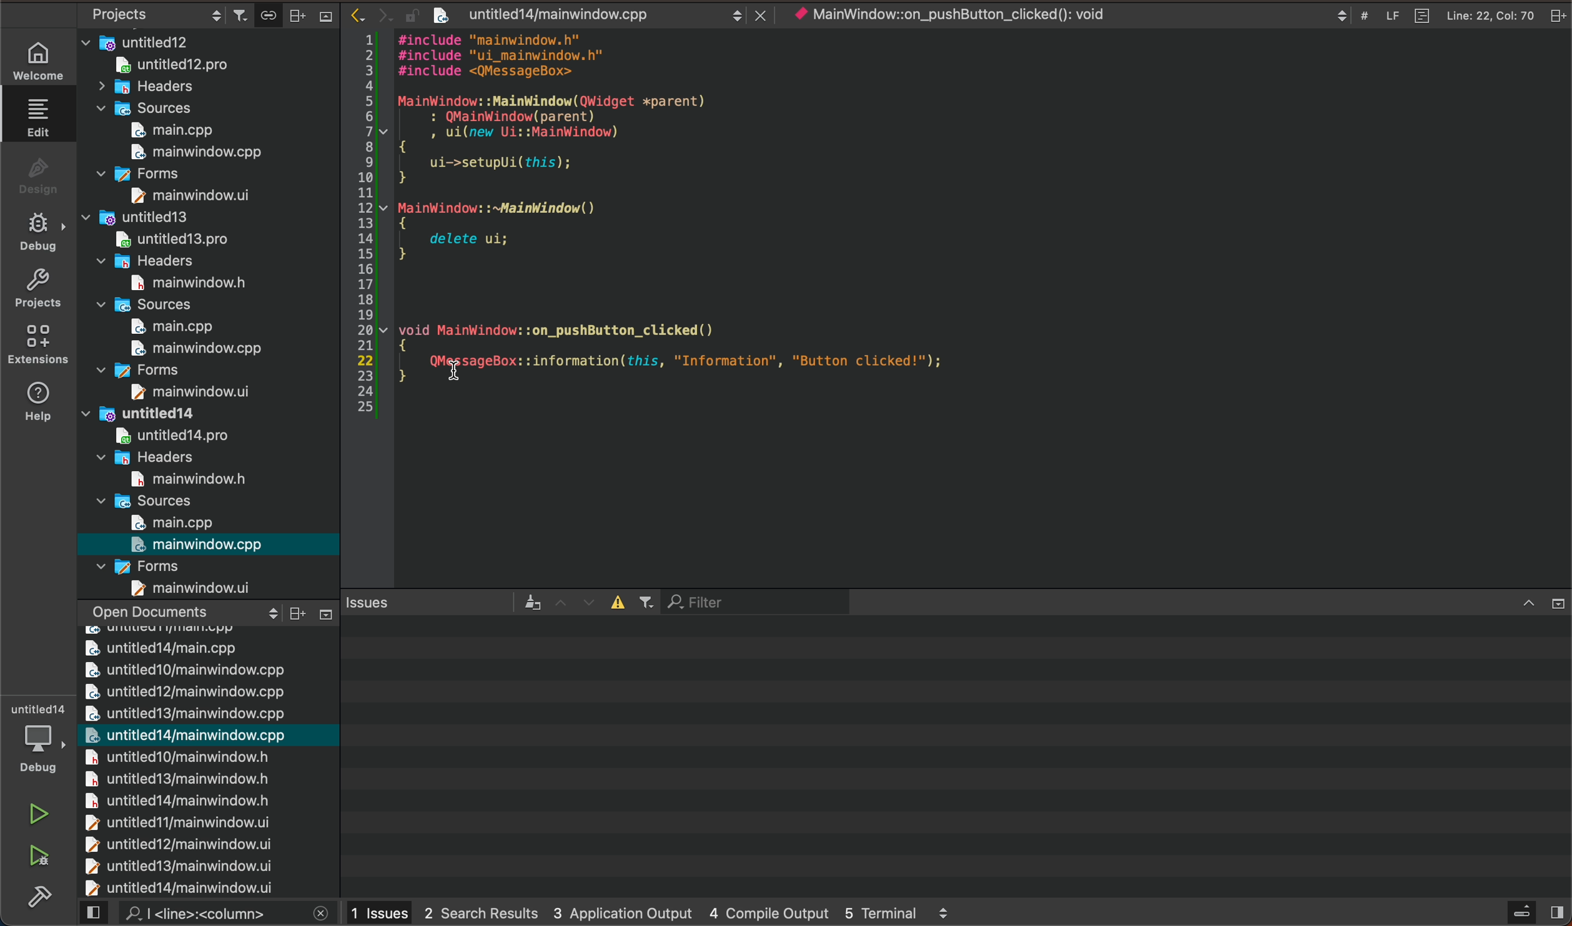 The image size is (1572, 926). Describe the element at coordinates (147, 108) in the screenshot. I see `sources` at that location.